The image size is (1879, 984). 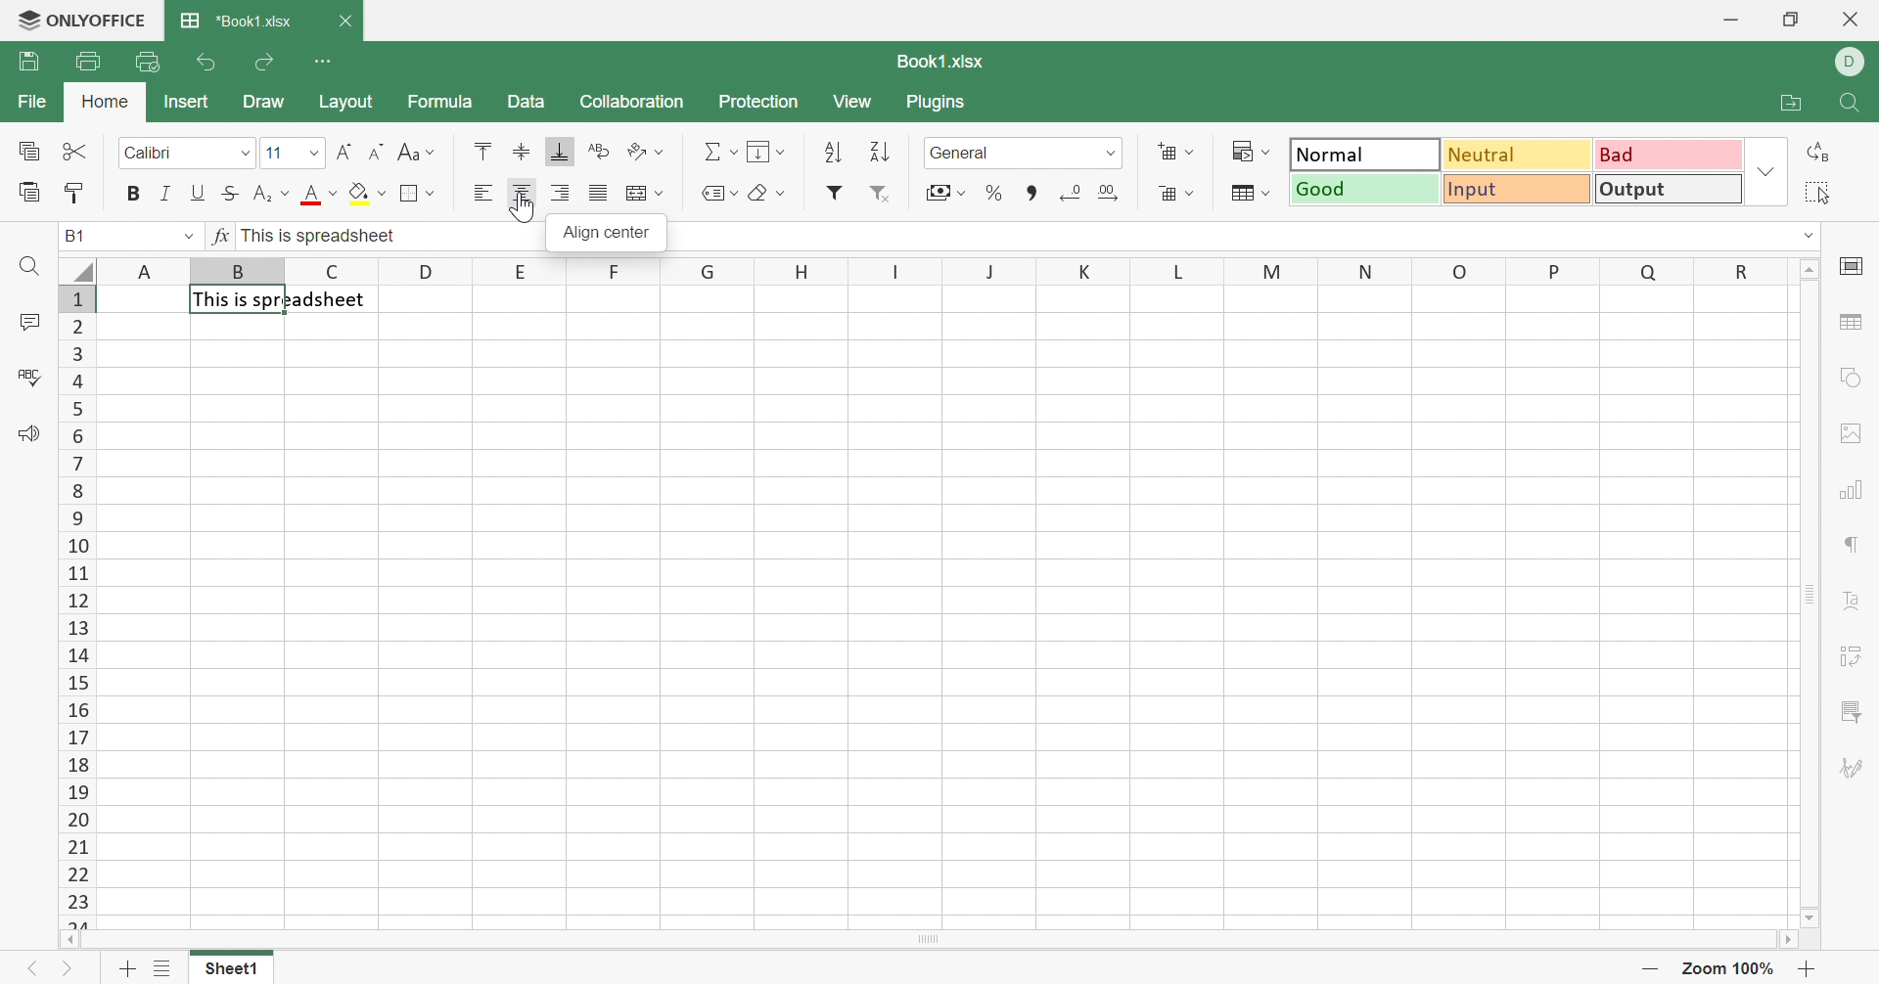 I want to click on Save, so click(x=27, y=60).